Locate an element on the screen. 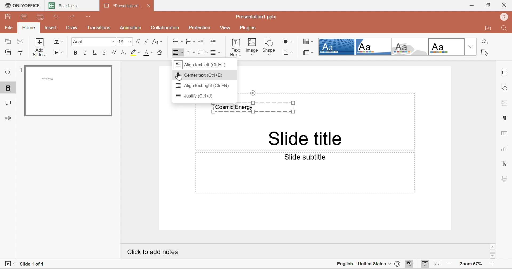 The height and width of the screenshot is (269, 512). Cursor is located at coordinates (179, 77).